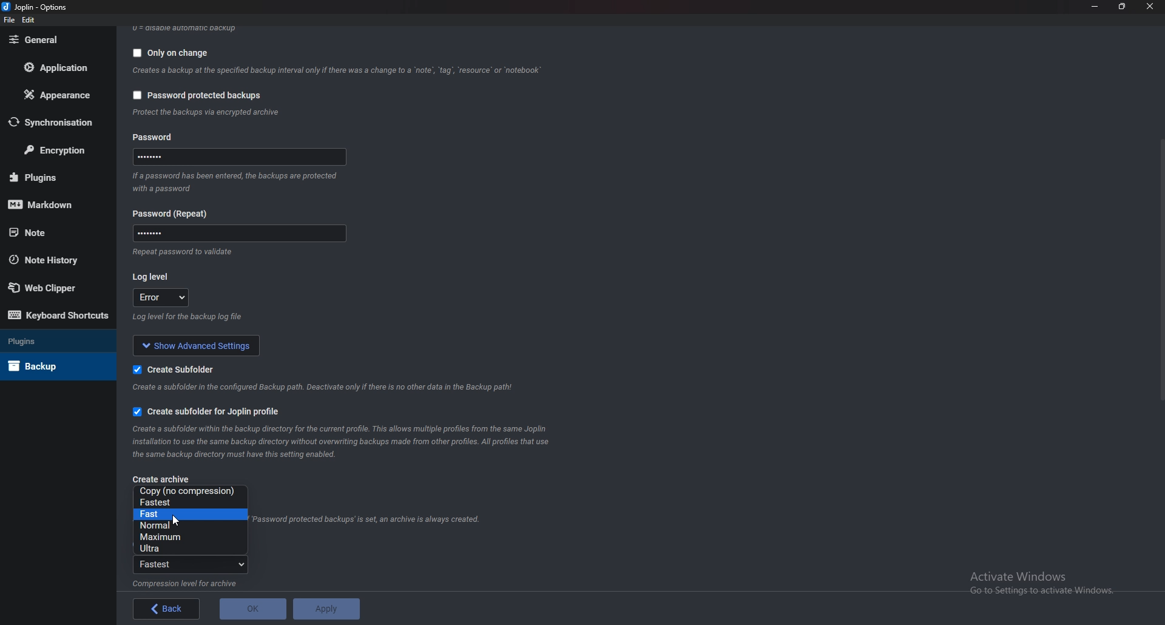  What do you see at coordinates (36, 7) in the screenshot?
I see `Joplin` at bounding box center [36, 7].